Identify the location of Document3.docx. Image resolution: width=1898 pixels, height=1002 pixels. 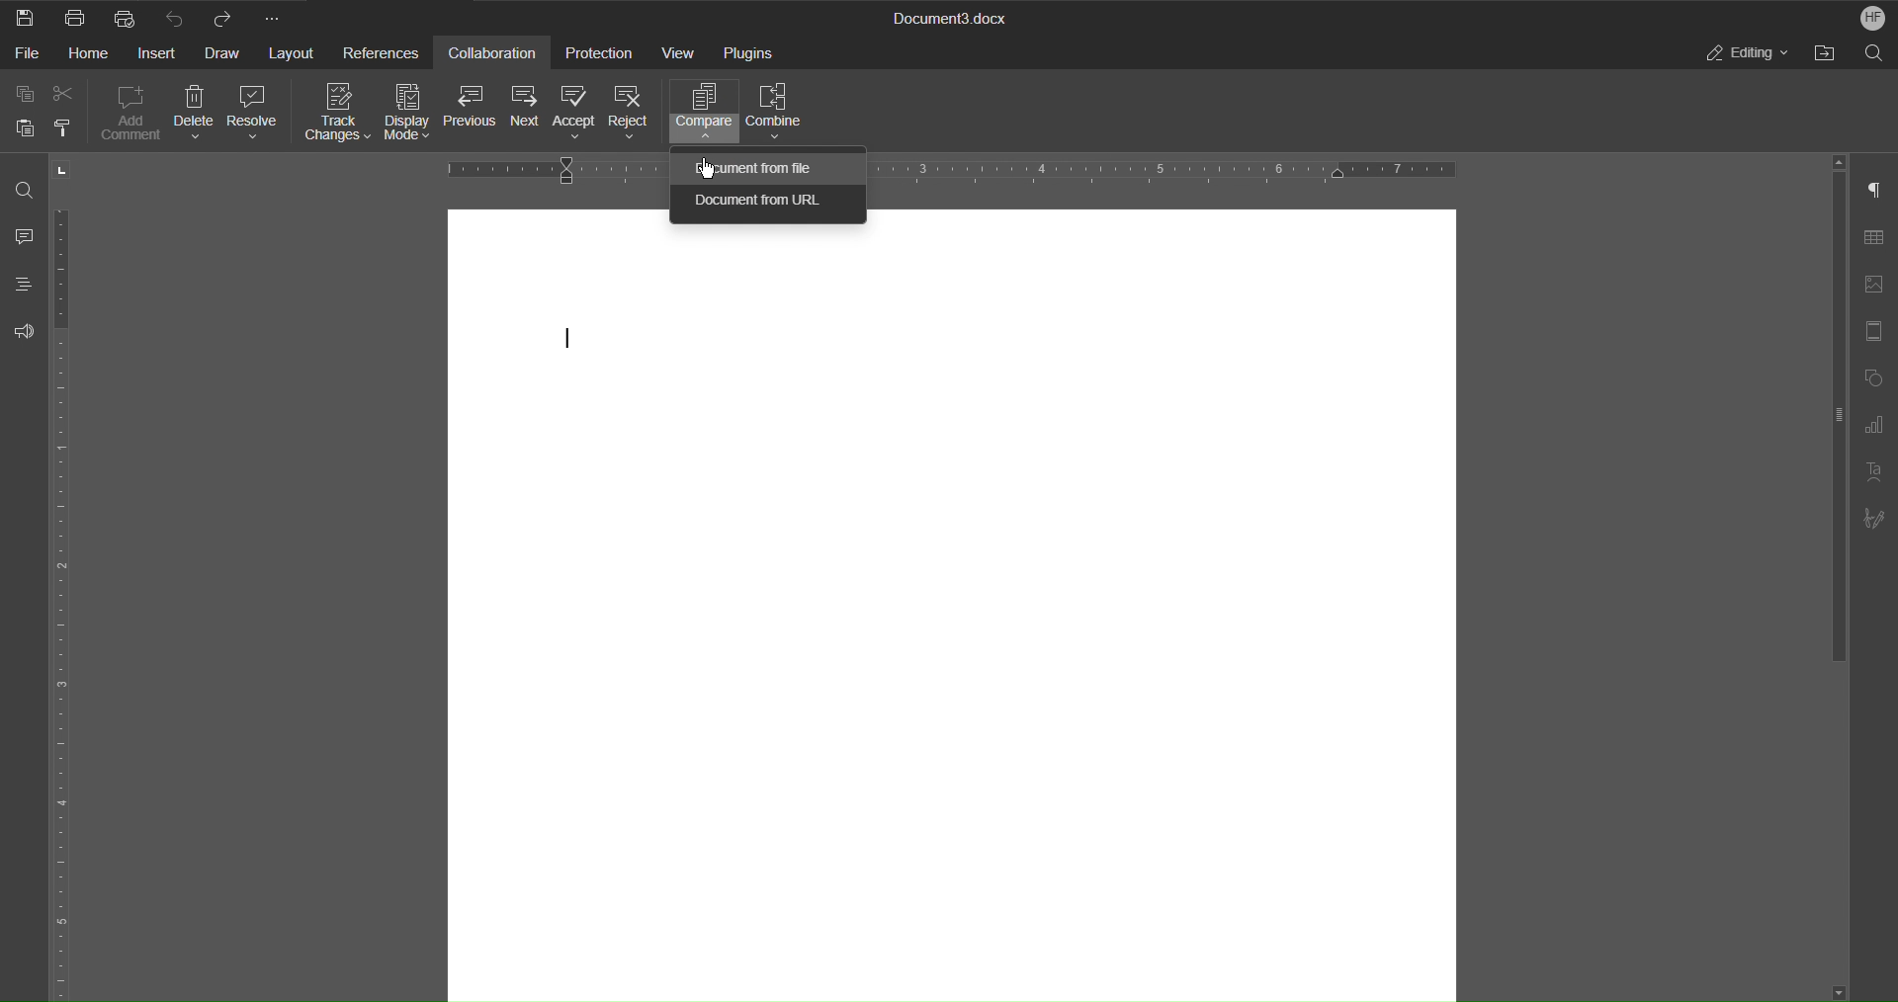
(953, 16).